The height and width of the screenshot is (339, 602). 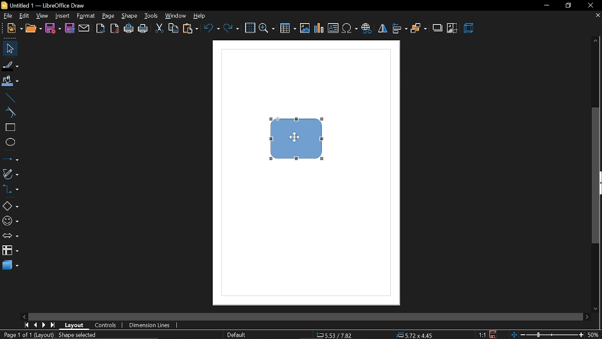 I want to click on redo, so click(x=231, y=29).